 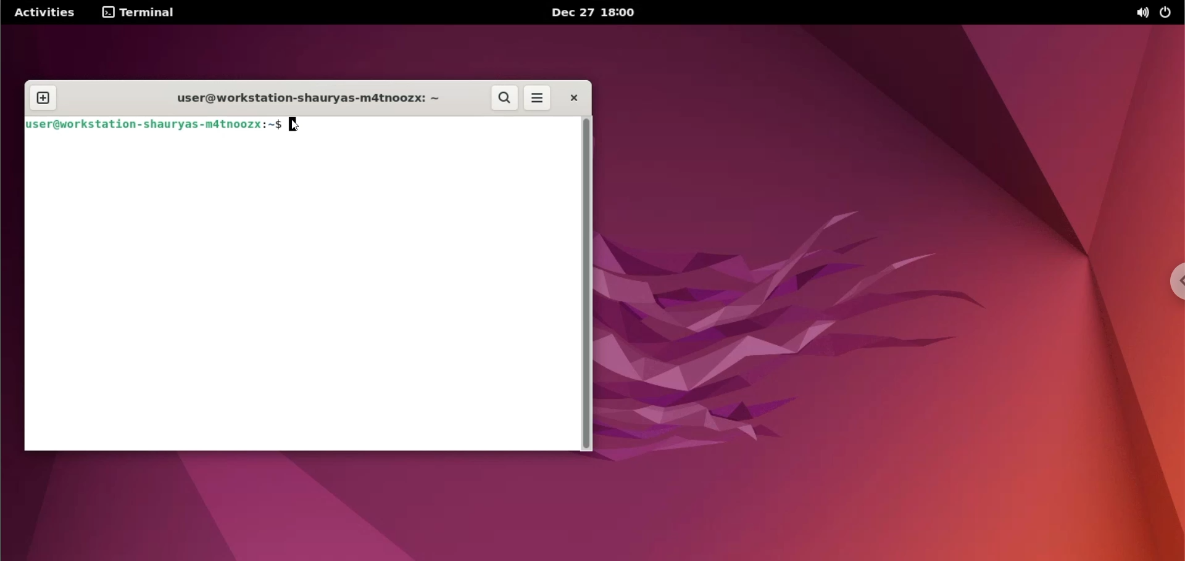 I want to click on menu, so click(x=538, y=98).